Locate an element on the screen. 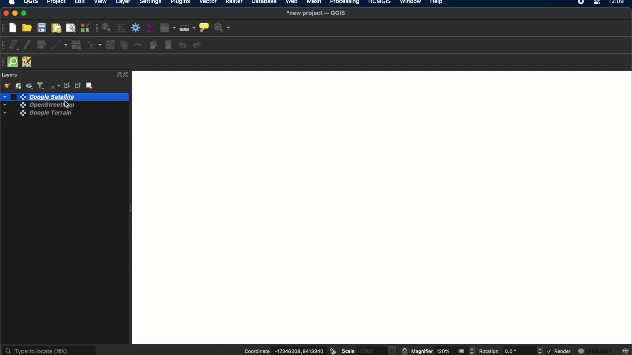  modify is located at coordinates (111, 45).